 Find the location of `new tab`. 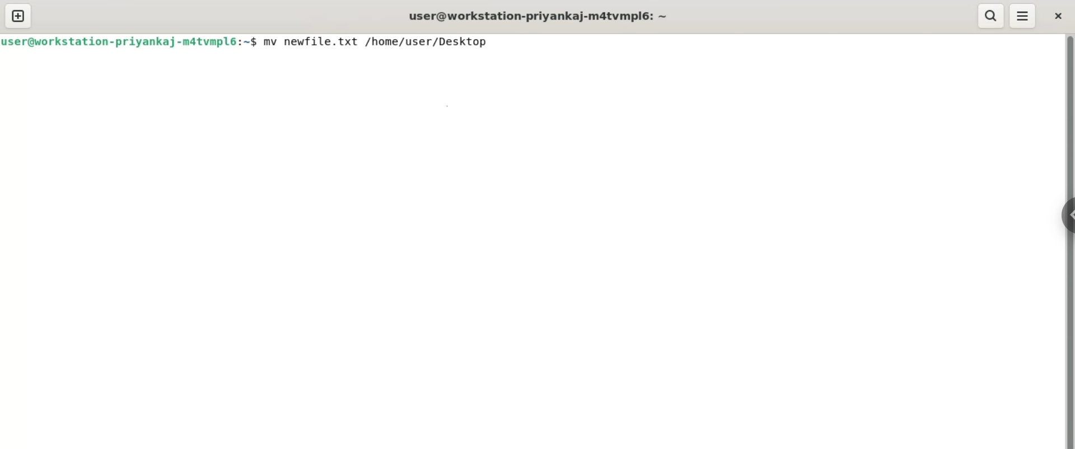

new tab is located at coordinates (17, 16).